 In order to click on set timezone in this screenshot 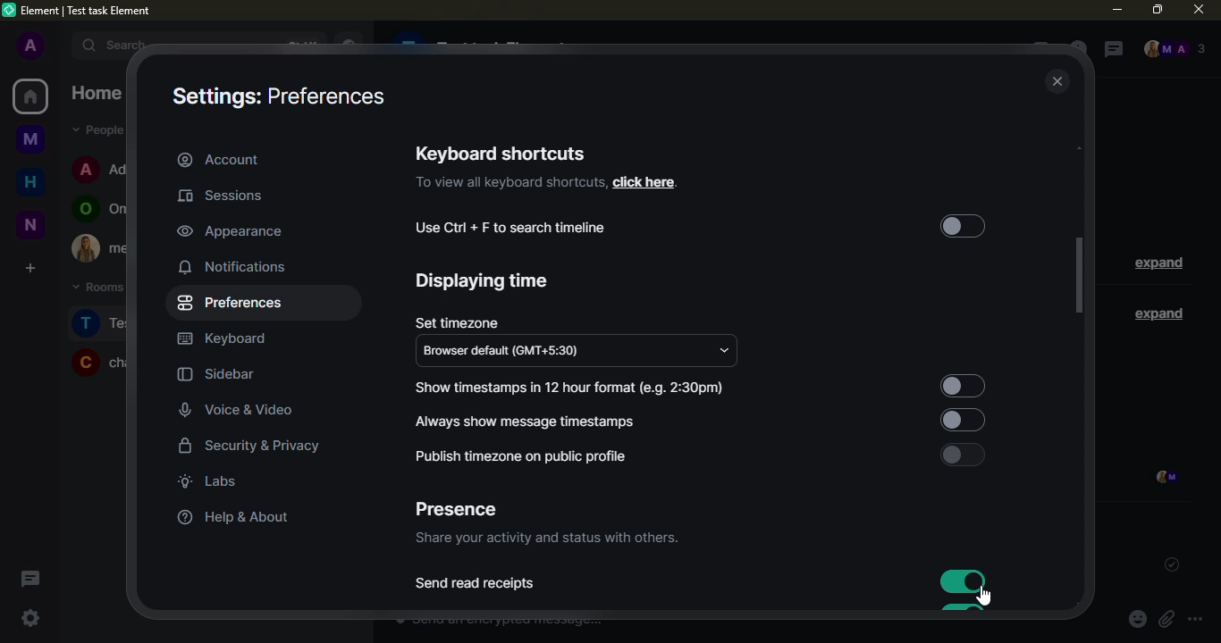, I will do `click(456, 322)`.